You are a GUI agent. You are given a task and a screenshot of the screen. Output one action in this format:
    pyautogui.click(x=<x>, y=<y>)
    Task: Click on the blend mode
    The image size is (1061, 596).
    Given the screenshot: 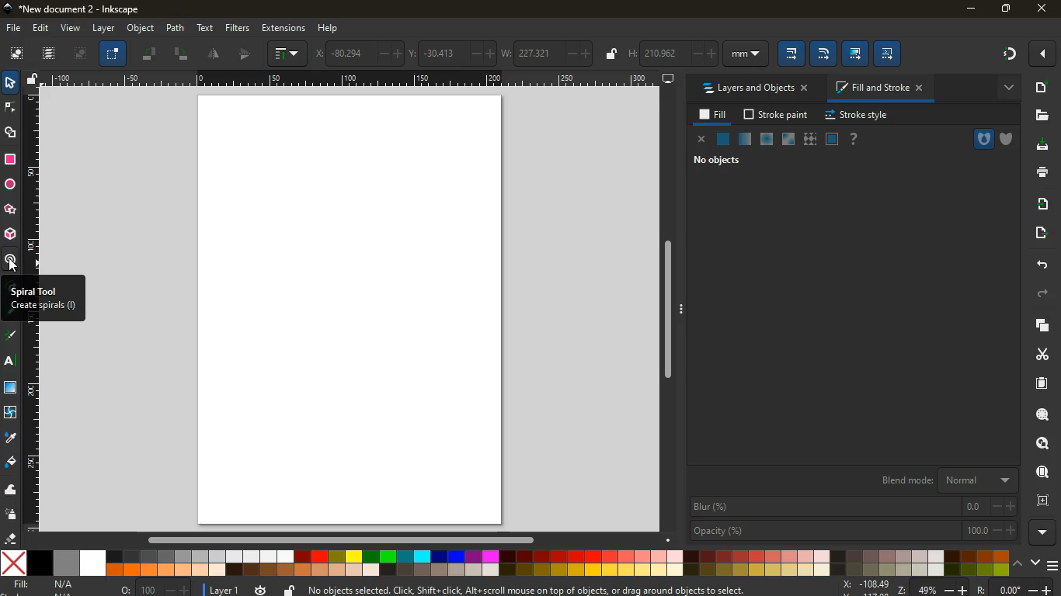 What is the action you would take?
    pyautogui.click(x=941, y=481)
    